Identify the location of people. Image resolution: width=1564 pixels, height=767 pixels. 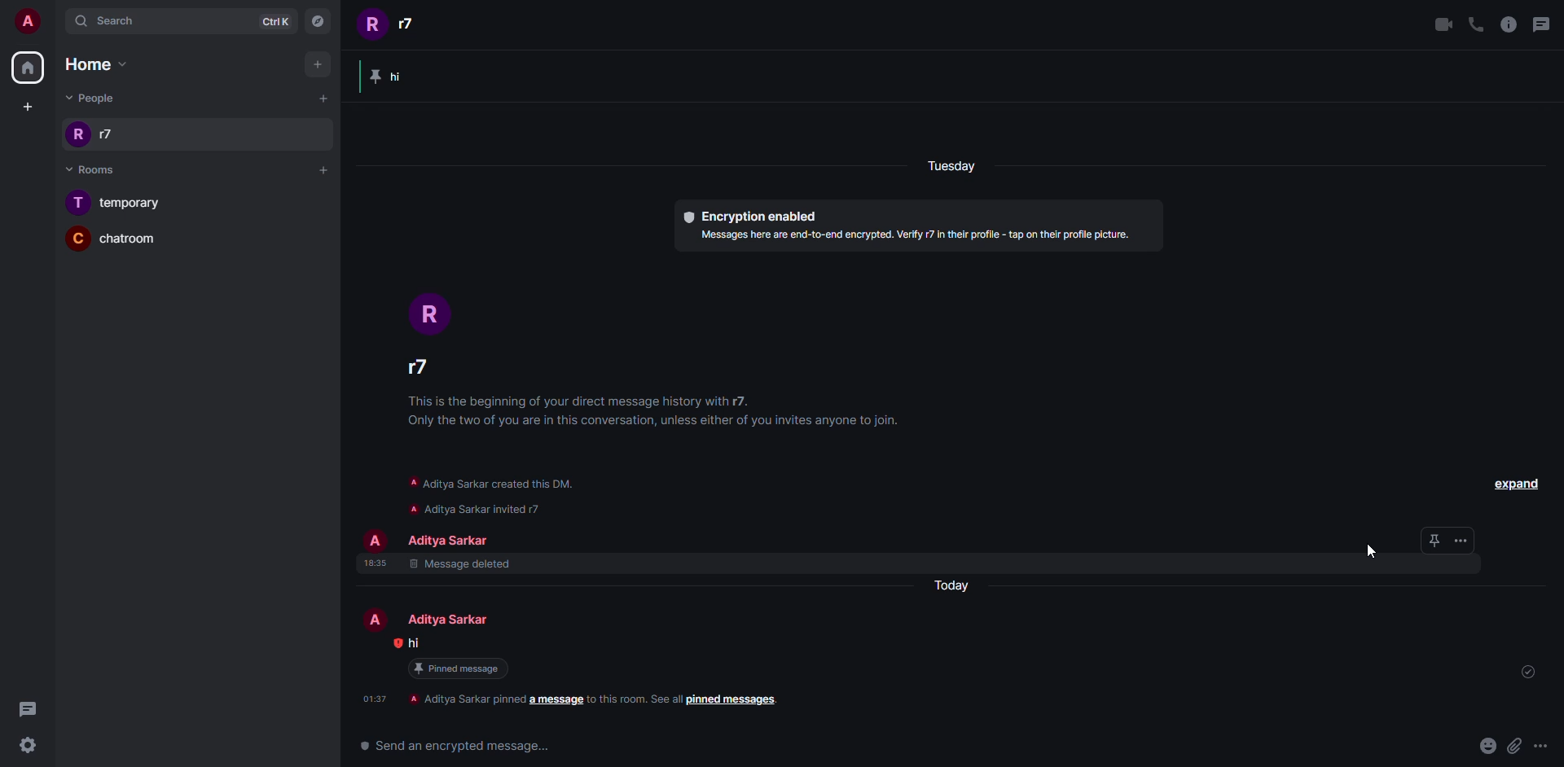
(422, 364).